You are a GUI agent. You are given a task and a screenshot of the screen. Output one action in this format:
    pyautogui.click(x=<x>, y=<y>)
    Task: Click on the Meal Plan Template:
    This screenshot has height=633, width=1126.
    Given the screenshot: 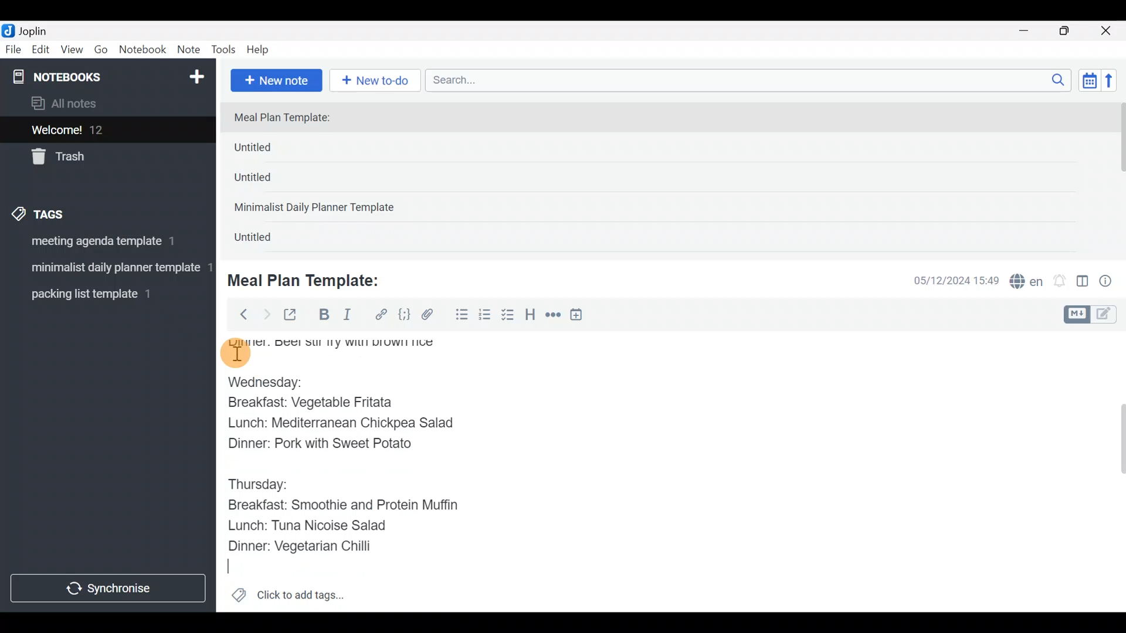 What is the action you would take?
    pyautogui.click(x=289, y=118)
    